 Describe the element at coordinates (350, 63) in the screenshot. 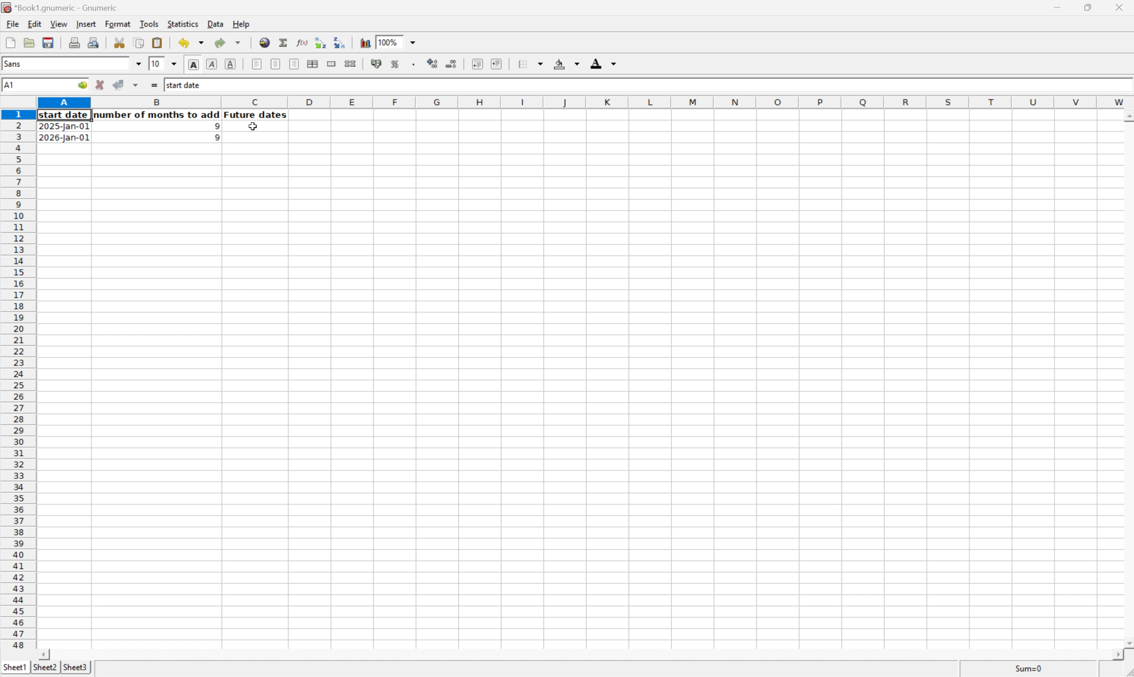

I see `Split the ranges of merged cells` at that location.